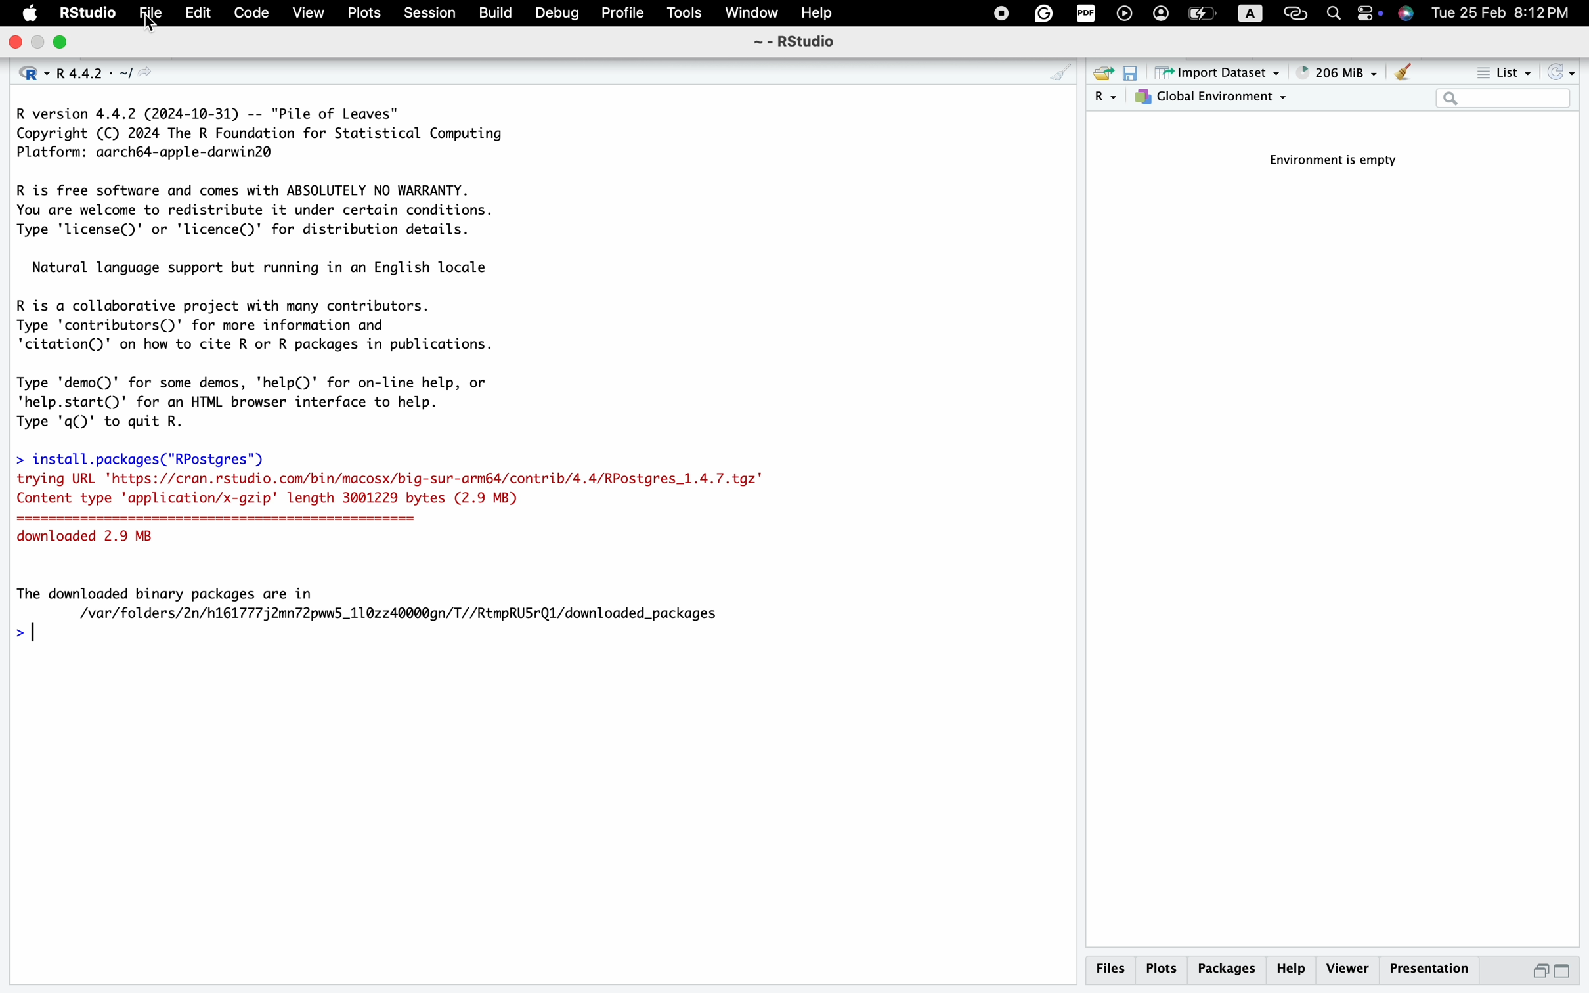  I want to click on language select, so click(25, 72).